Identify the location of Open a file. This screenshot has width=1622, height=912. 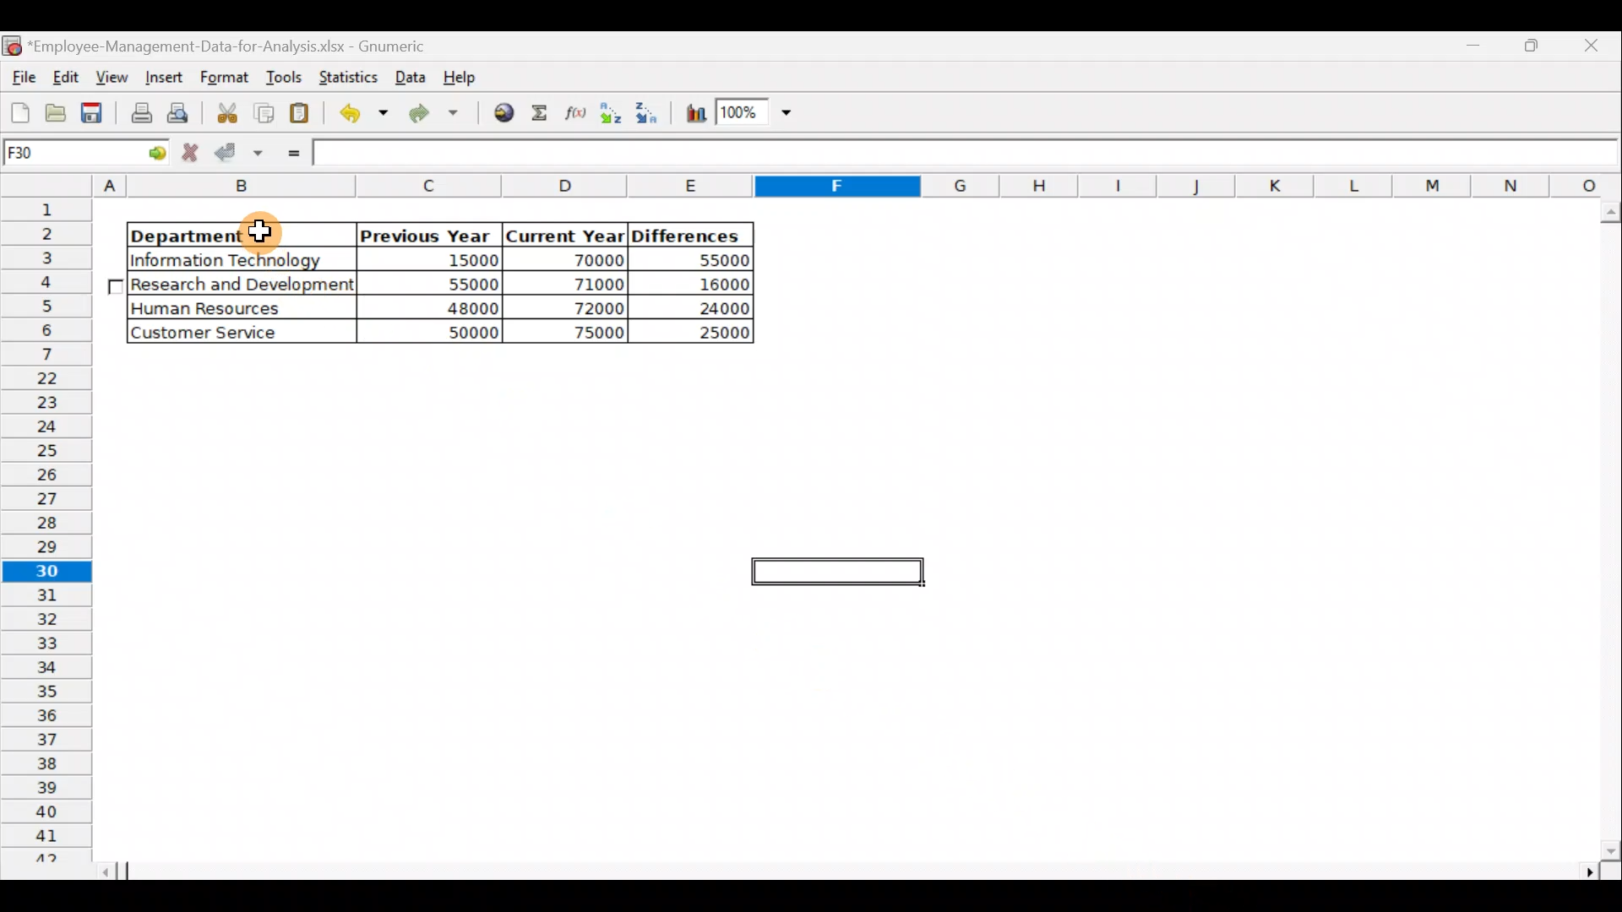
(54, 116).